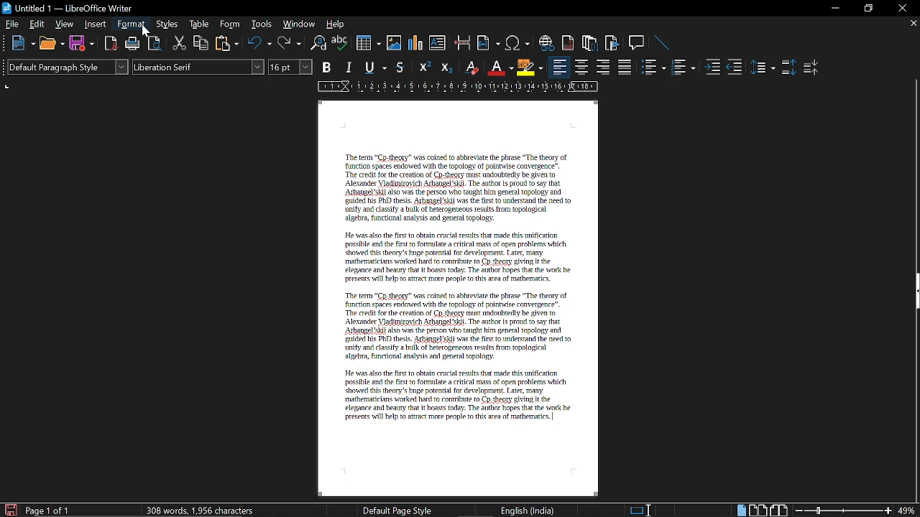  Describe the element at coordinates (788, 67) in the screenshot. I see `Increase paragraph spacing` at that location.